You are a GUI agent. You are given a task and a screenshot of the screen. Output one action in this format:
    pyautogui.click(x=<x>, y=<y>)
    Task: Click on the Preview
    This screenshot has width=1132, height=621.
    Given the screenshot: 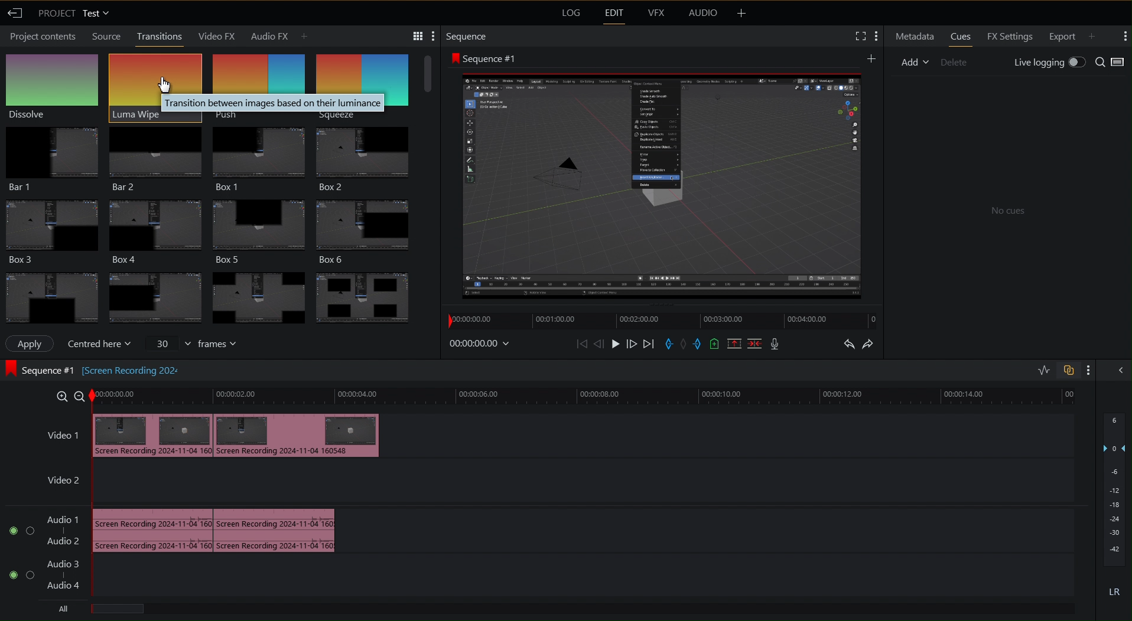 What is the action you would take?
    pyautogui.click(x=662, y=184)
    